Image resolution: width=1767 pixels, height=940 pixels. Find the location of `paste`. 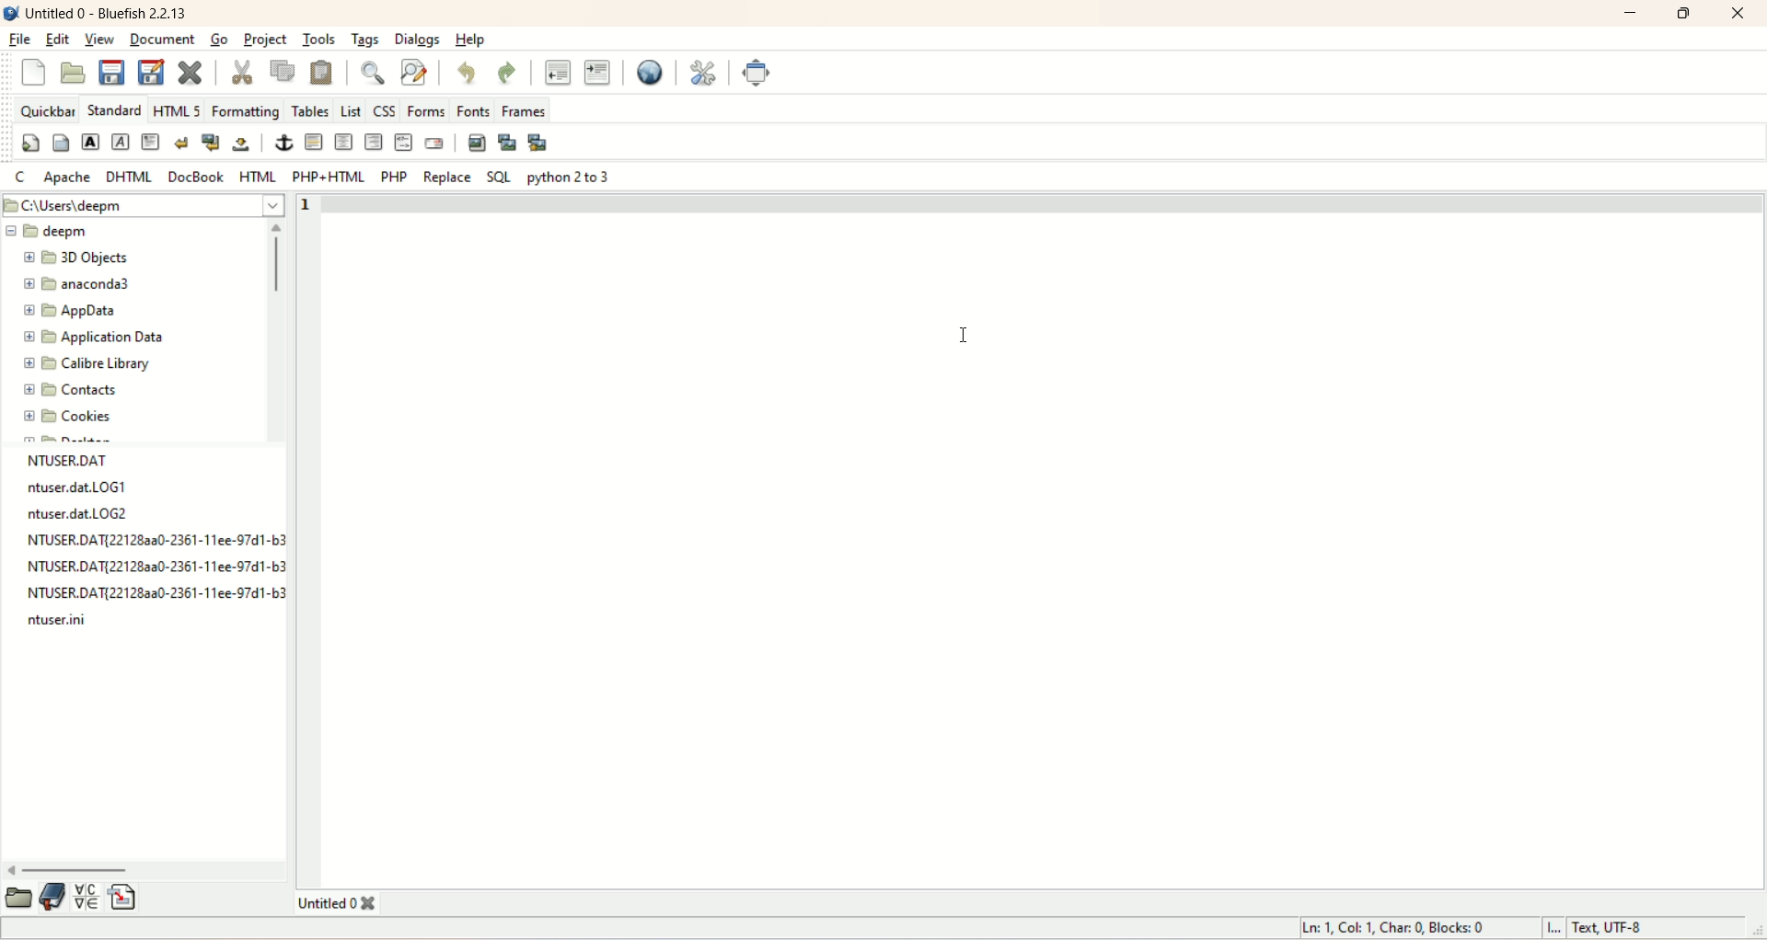

paste is located at coordinates (323, 72).